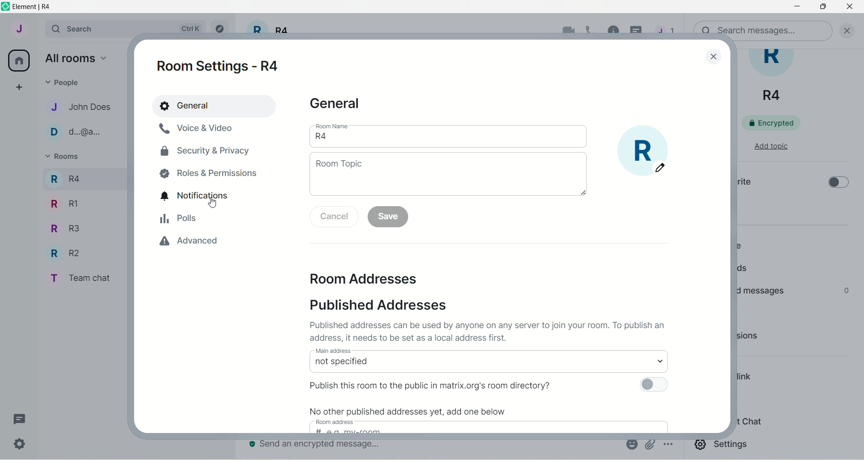  I want to click on voice call, so click(590, 29).